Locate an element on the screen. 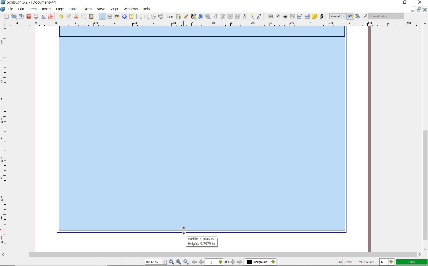 This screenshot has width=428, height=266. script is located at coordinates (115, 9).